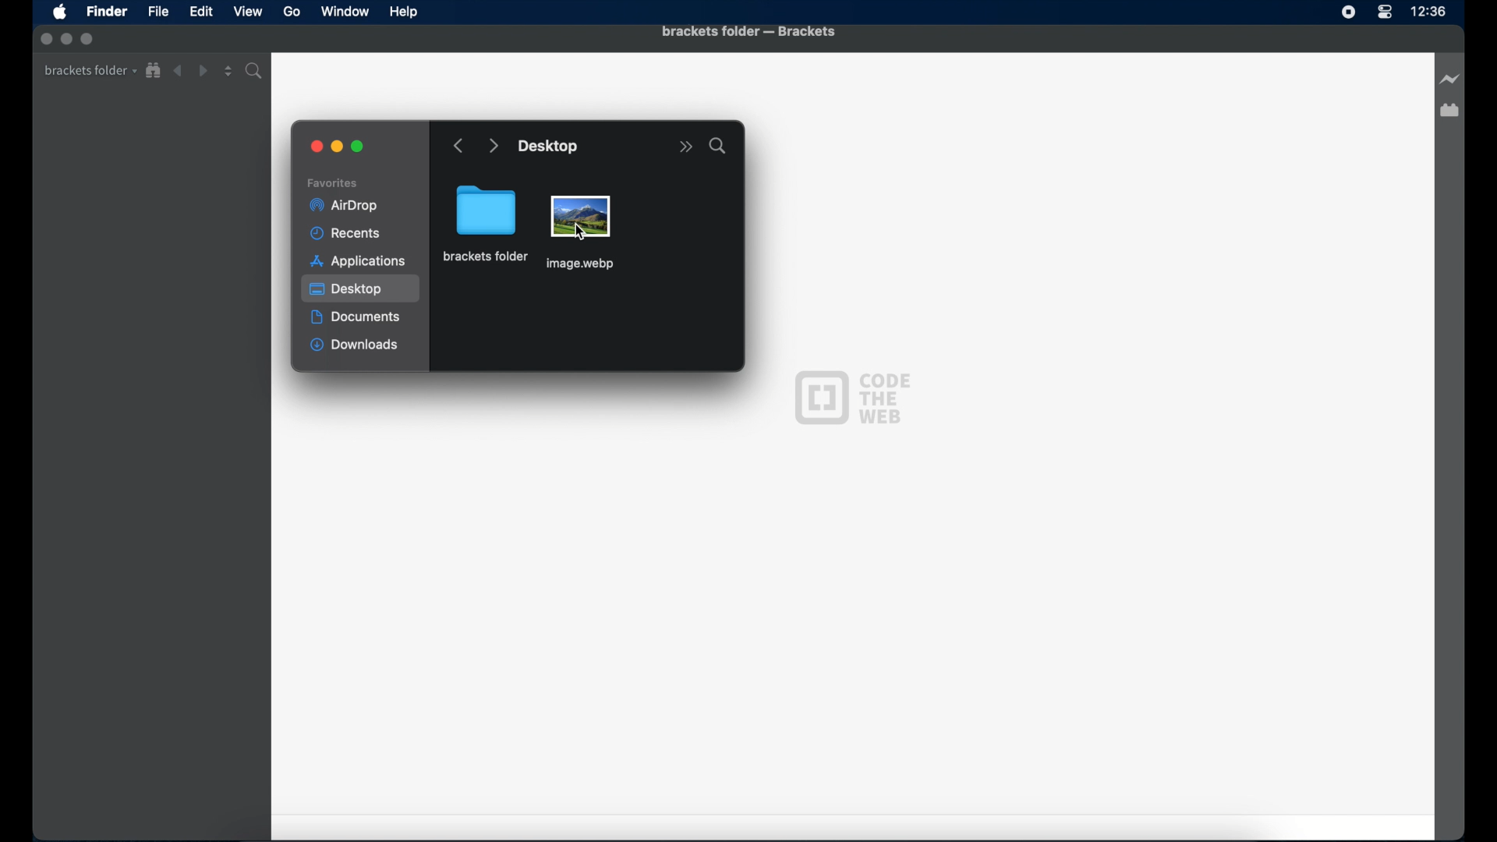 The width and height of the screenshot is (1497, 842). I want to click on Finder, so click(108, 11).